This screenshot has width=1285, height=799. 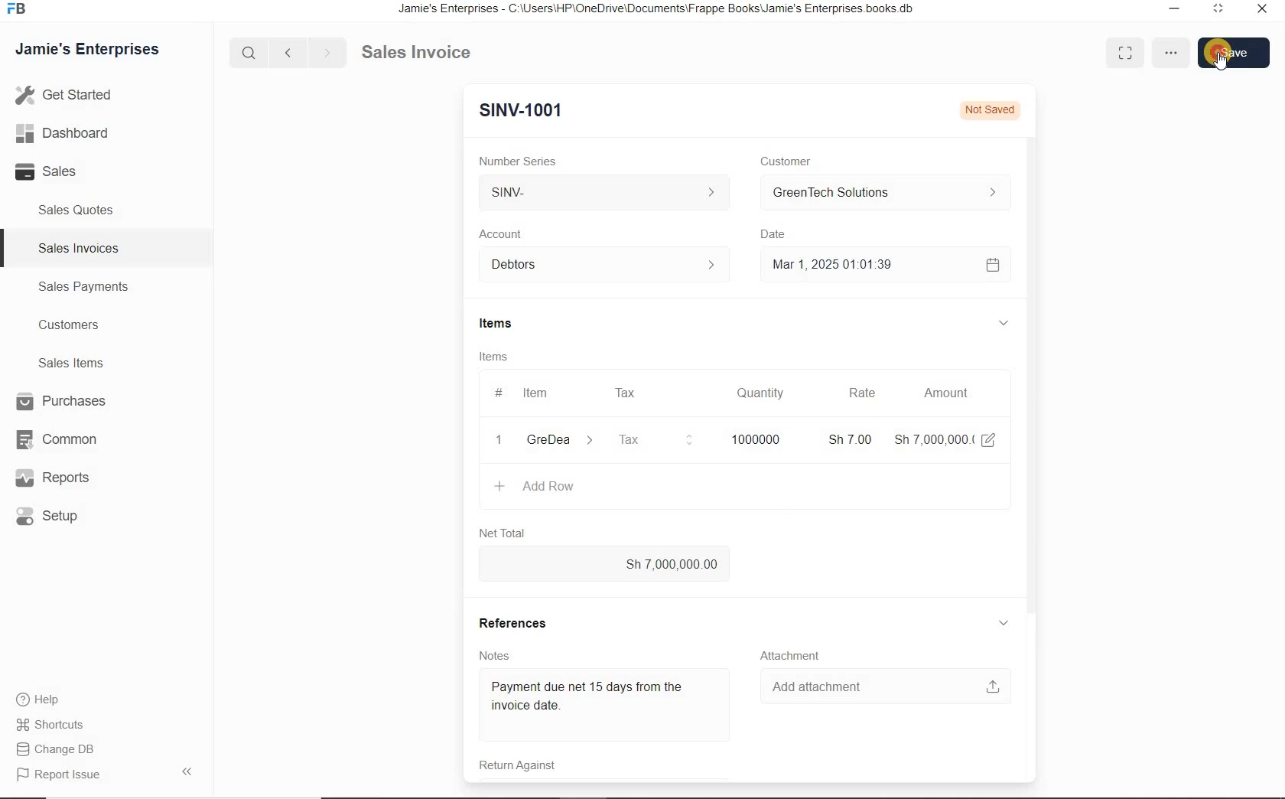 I want to click on vertical scrollbar, so click(x=1030, y=357).